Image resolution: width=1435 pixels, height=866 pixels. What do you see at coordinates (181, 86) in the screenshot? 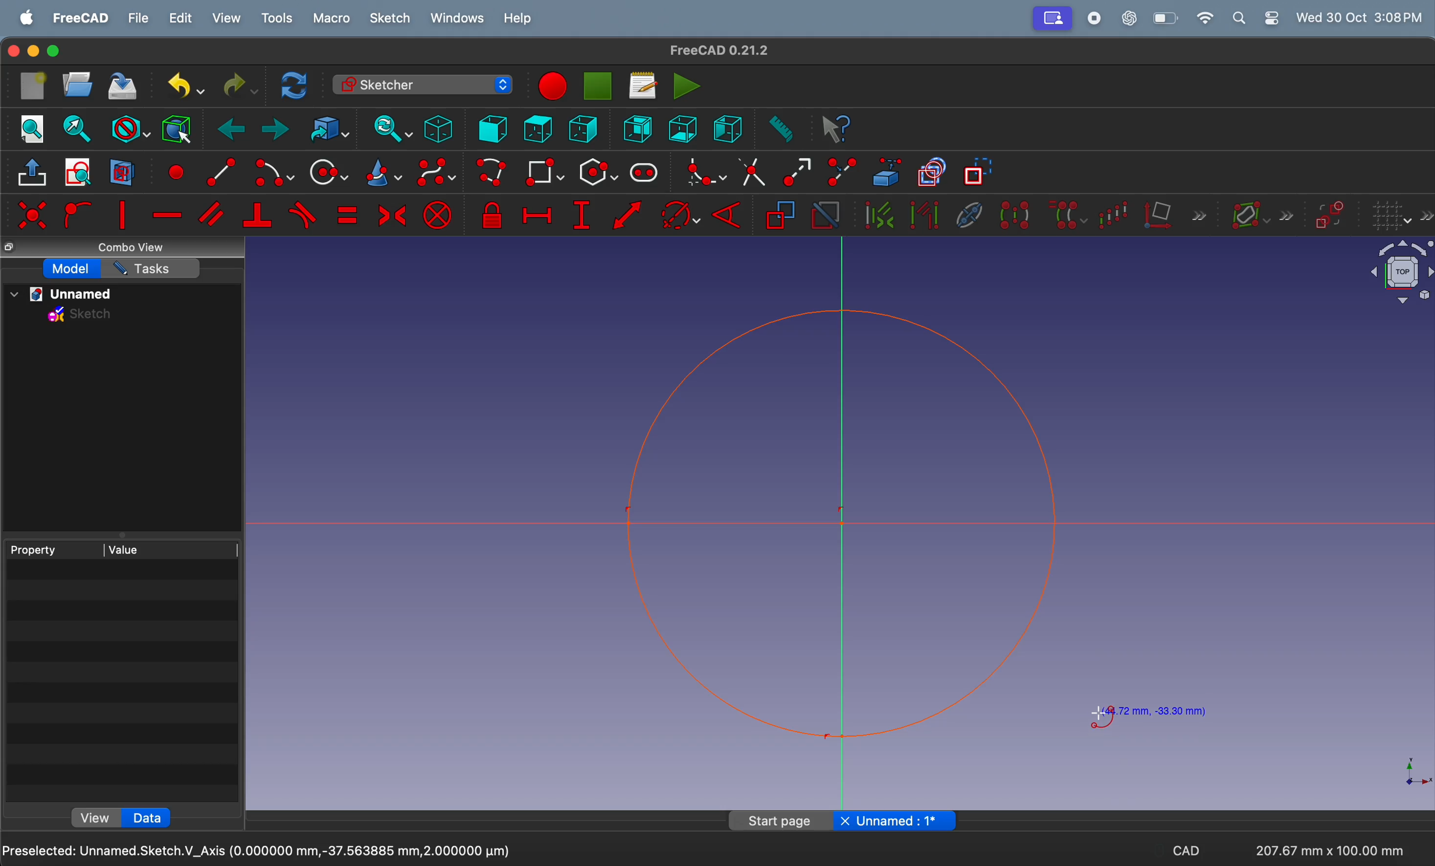
I see `undo` at bounding box center [181, 86].